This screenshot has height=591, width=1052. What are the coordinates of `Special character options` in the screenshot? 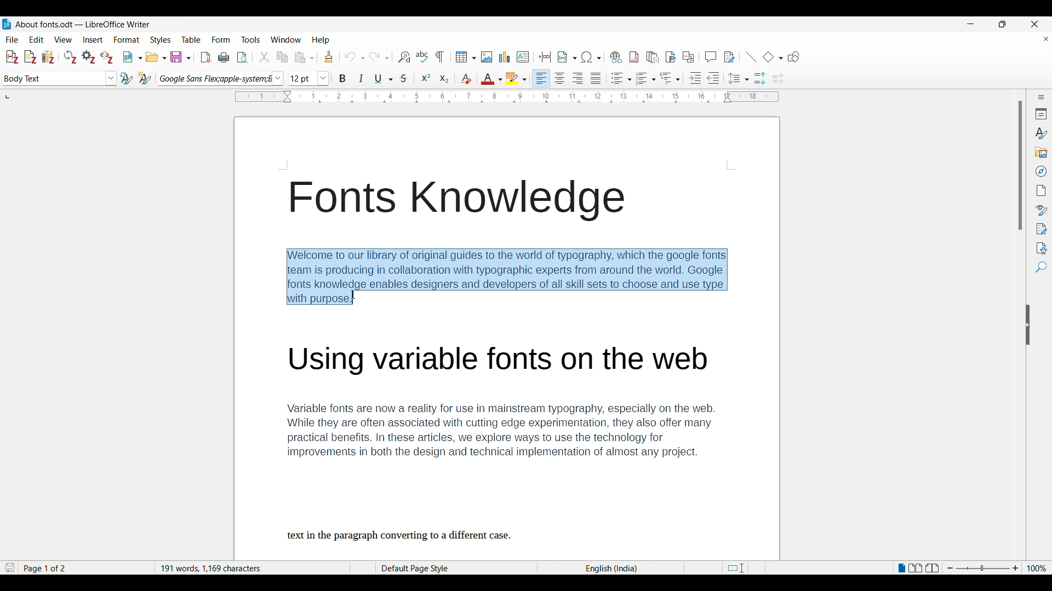 It's located at (591, 57).